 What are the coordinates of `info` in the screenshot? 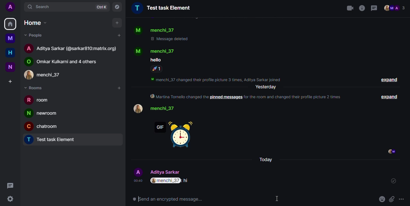 It's located at (178, 40).